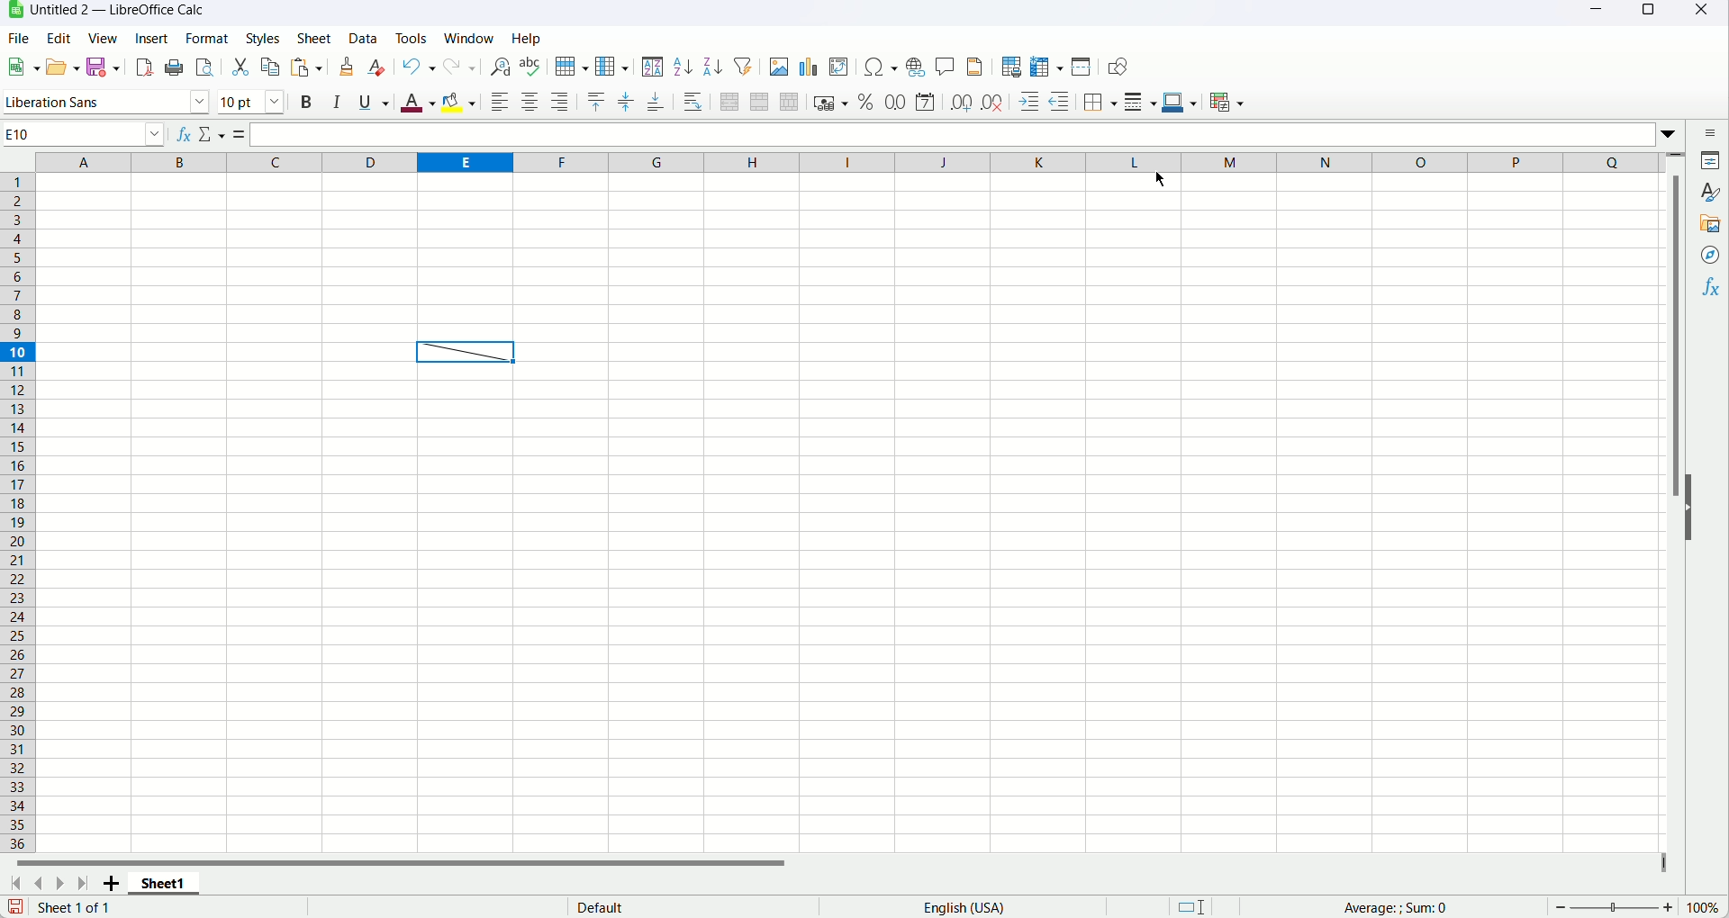  Describe the element at coordinates (627, 99) in the screenshot. I see `center vertically` at that location.